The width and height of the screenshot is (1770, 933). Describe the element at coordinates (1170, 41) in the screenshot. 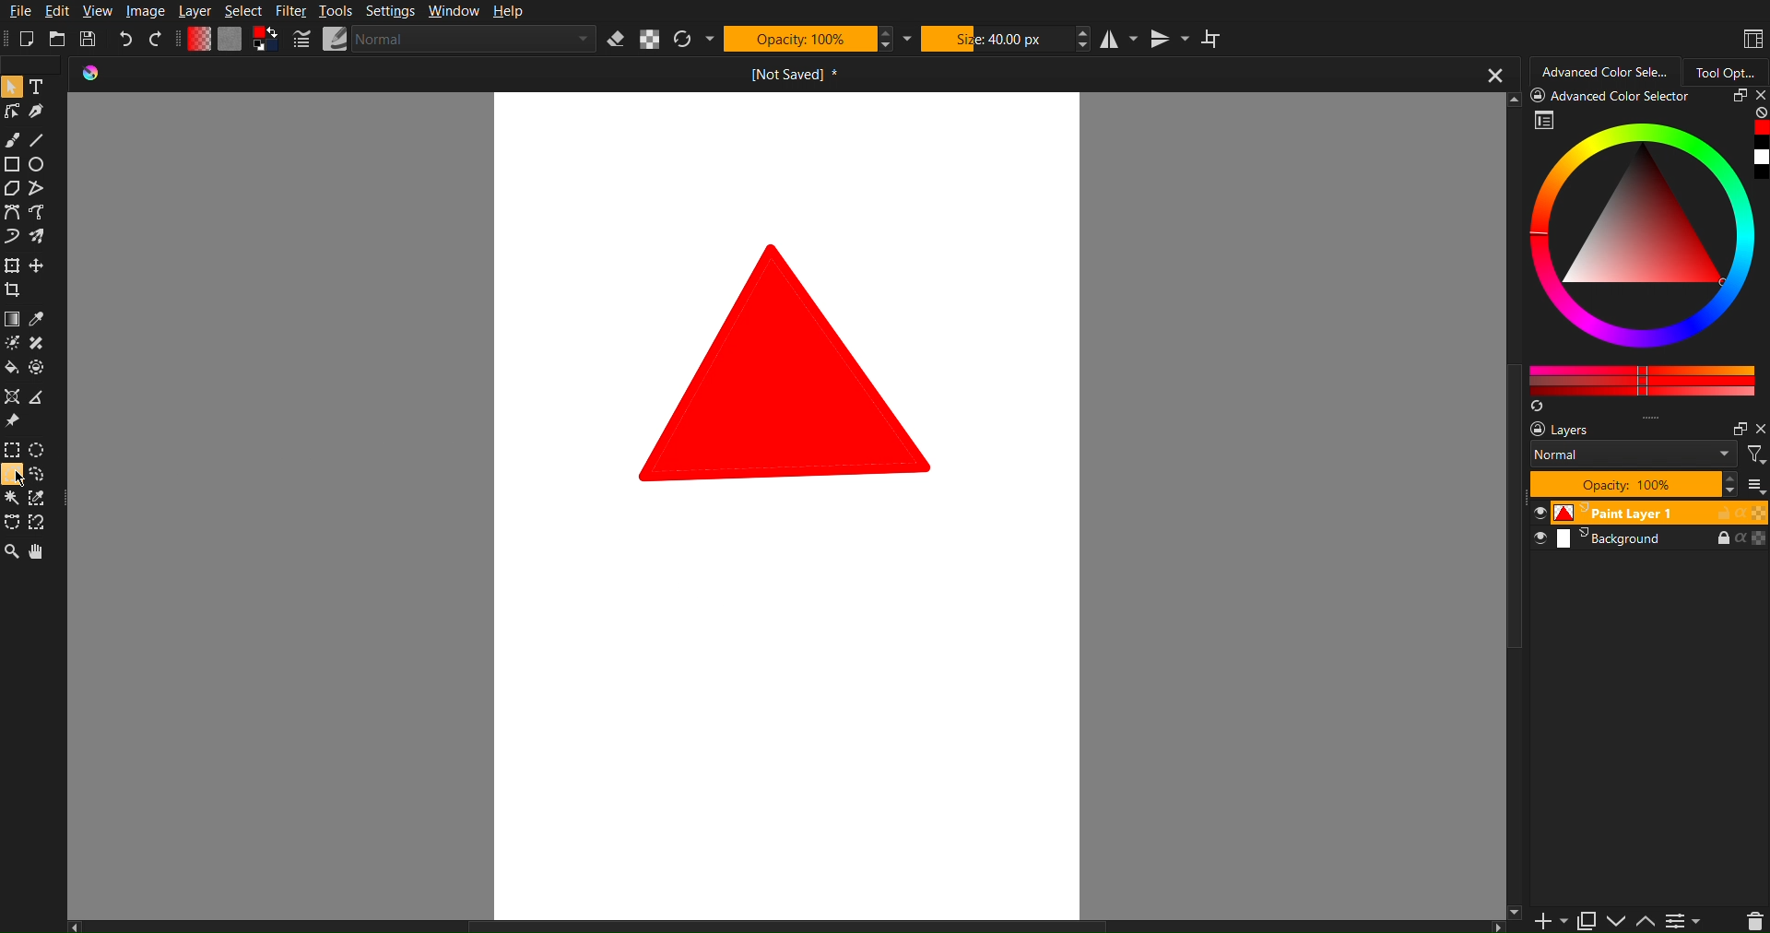

I see `Vertical Mirror` at that location.